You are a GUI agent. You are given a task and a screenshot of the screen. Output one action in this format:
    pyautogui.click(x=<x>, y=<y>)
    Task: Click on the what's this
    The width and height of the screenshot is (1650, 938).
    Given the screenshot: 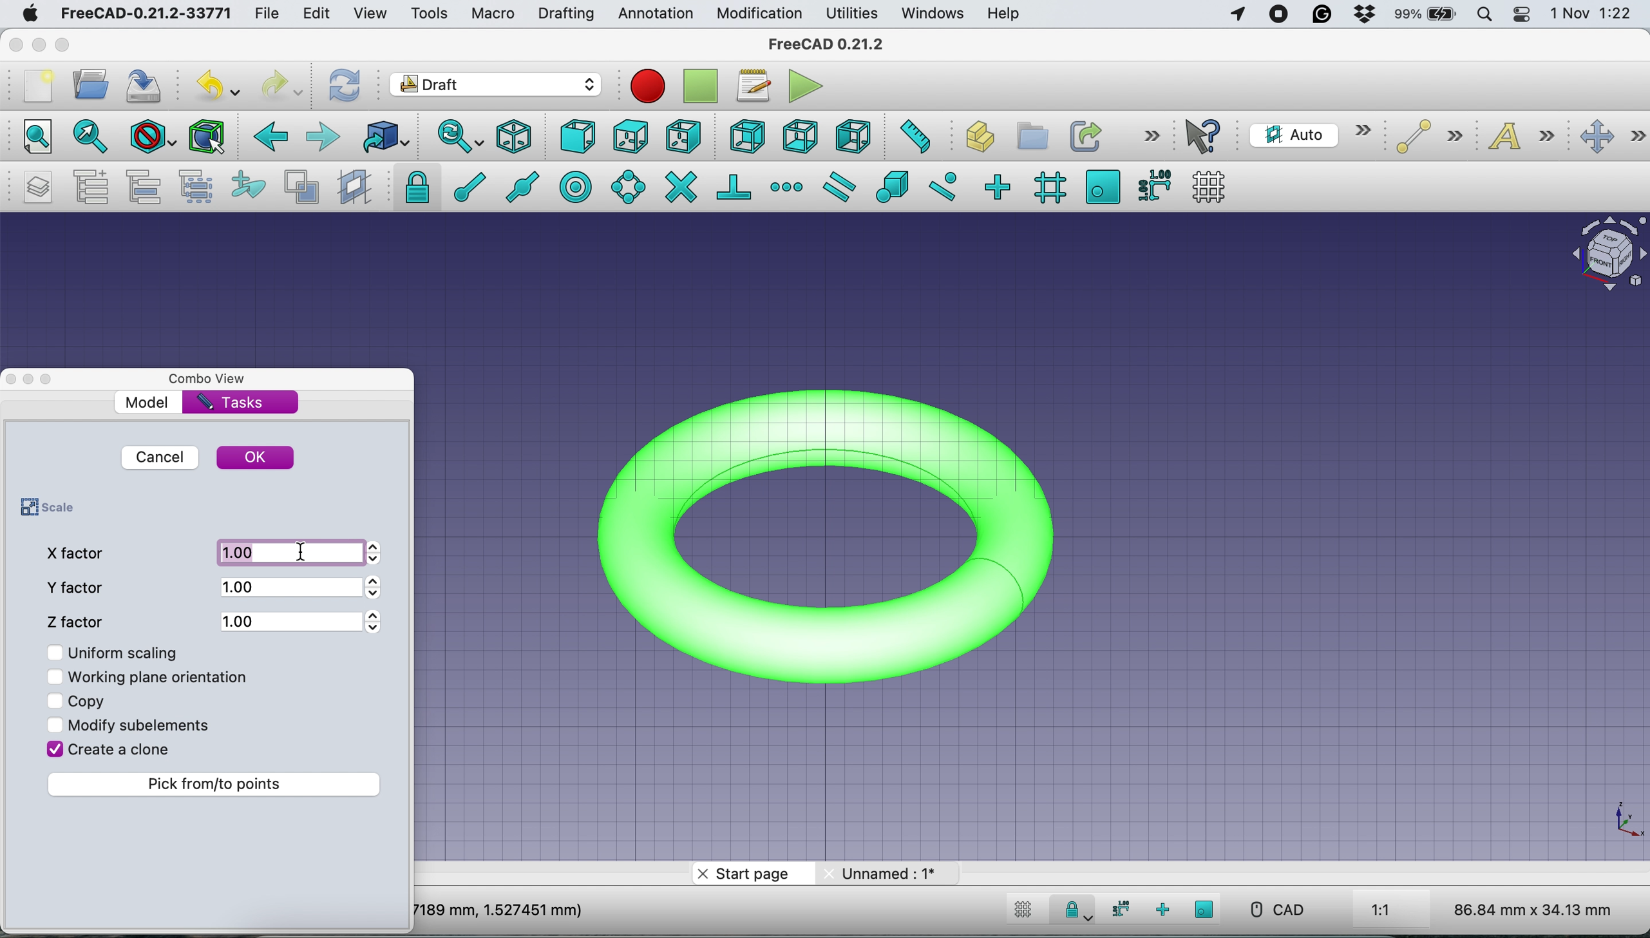 What is the action you would take?
    pyautogui.click(x=1207, y=137)
    